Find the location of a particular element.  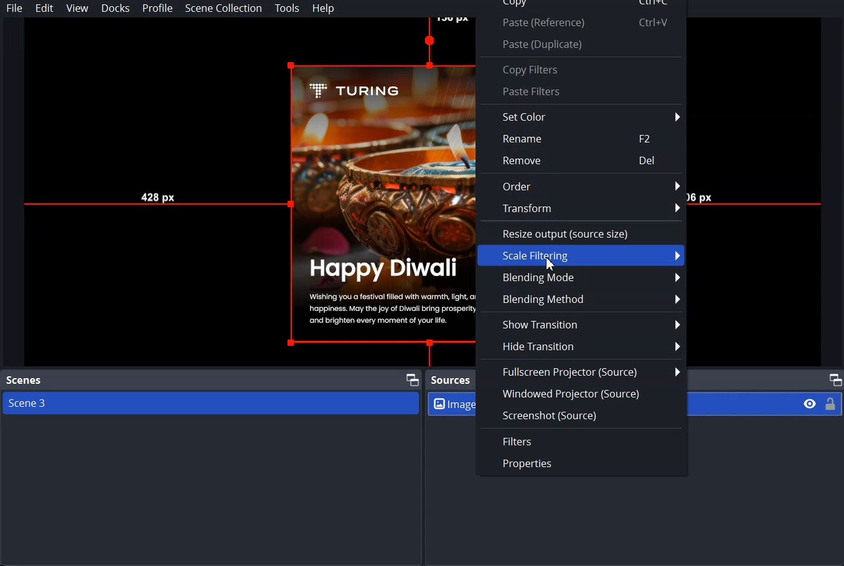

Screenshots is located at coordinates (581, 414).